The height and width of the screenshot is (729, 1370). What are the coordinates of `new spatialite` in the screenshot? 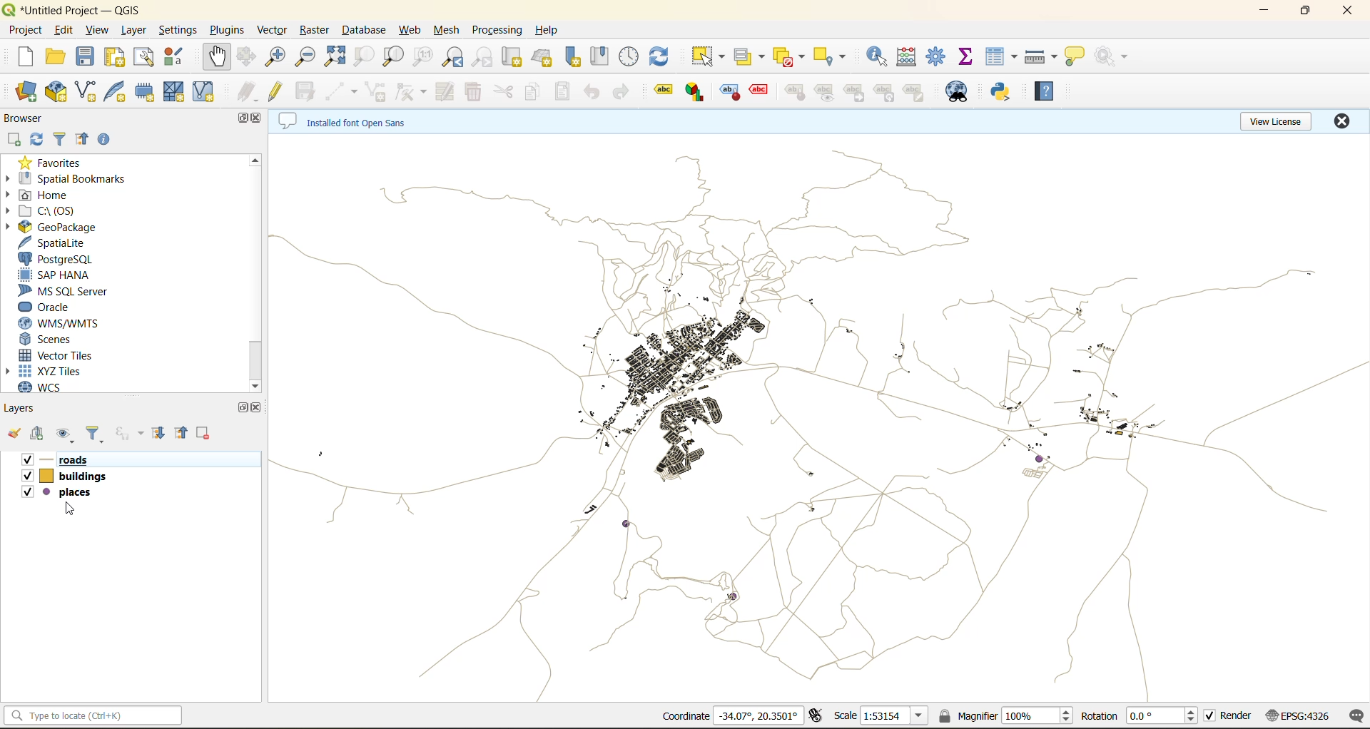 It's located at (116, 92).